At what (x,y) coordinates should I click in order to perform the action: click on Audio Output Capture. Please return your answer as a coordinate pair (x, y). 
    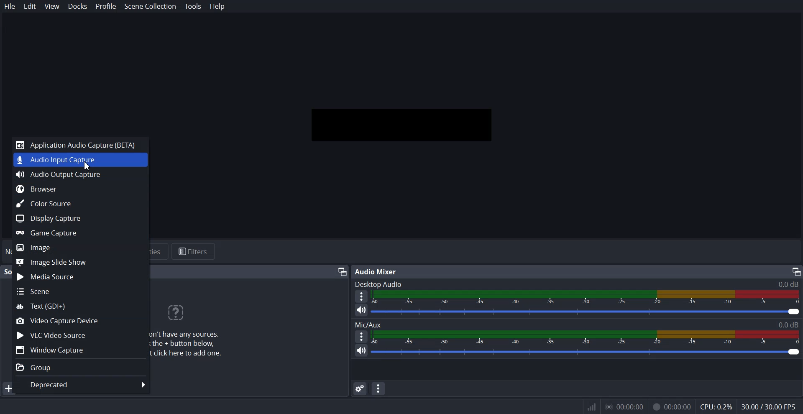
    Looking at the image, I should click on (81, 174).